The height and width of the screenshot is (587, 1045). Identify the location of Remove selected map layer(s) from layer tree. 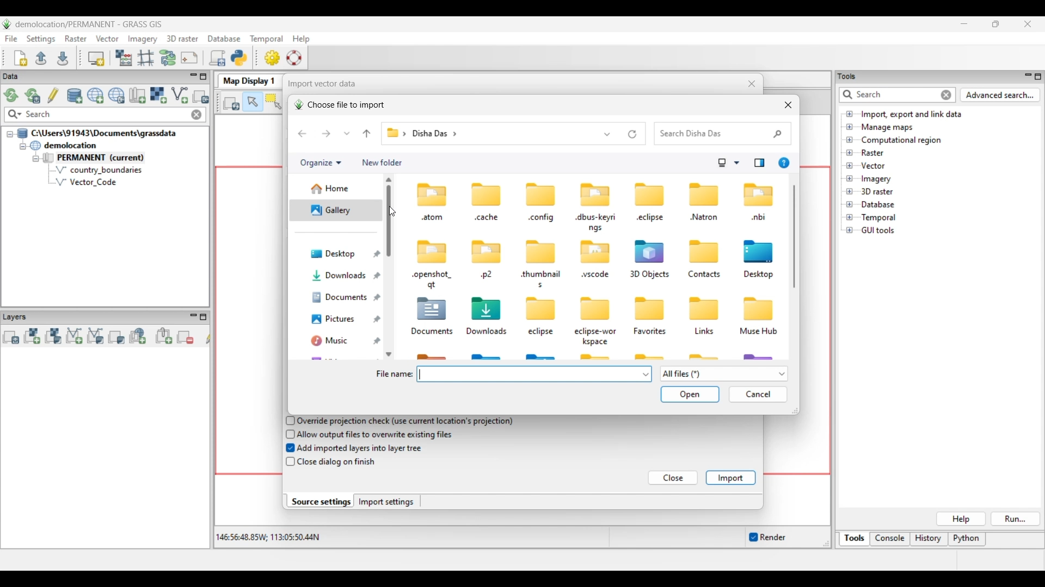
(186, 336).